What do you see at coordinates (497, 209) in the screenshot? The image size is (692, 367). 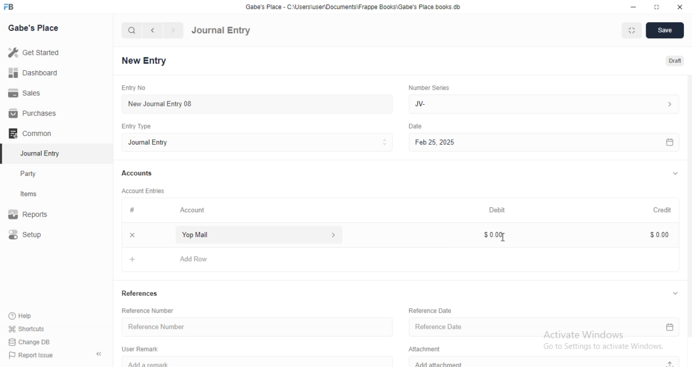 I see `Debit` at bounding box center [497, 209].